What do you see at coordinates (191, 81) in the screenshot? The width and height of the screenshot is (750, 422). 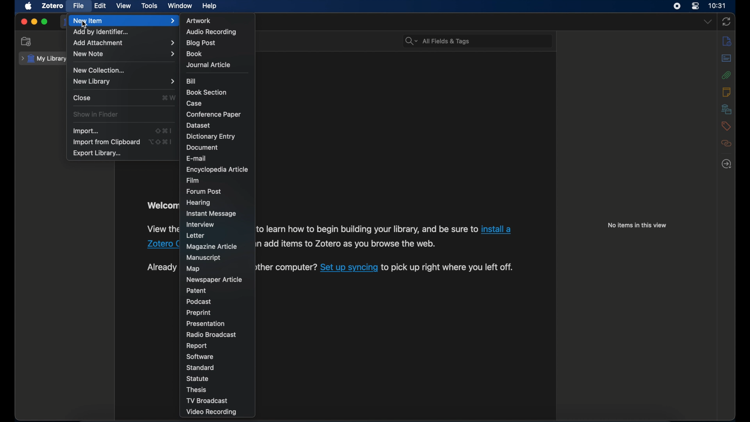 I see `bill` at bounding box center [191, 81].